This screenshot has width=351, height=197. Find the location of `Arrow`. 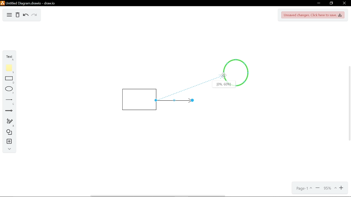

Arrow is located at coordinates (8, 111).